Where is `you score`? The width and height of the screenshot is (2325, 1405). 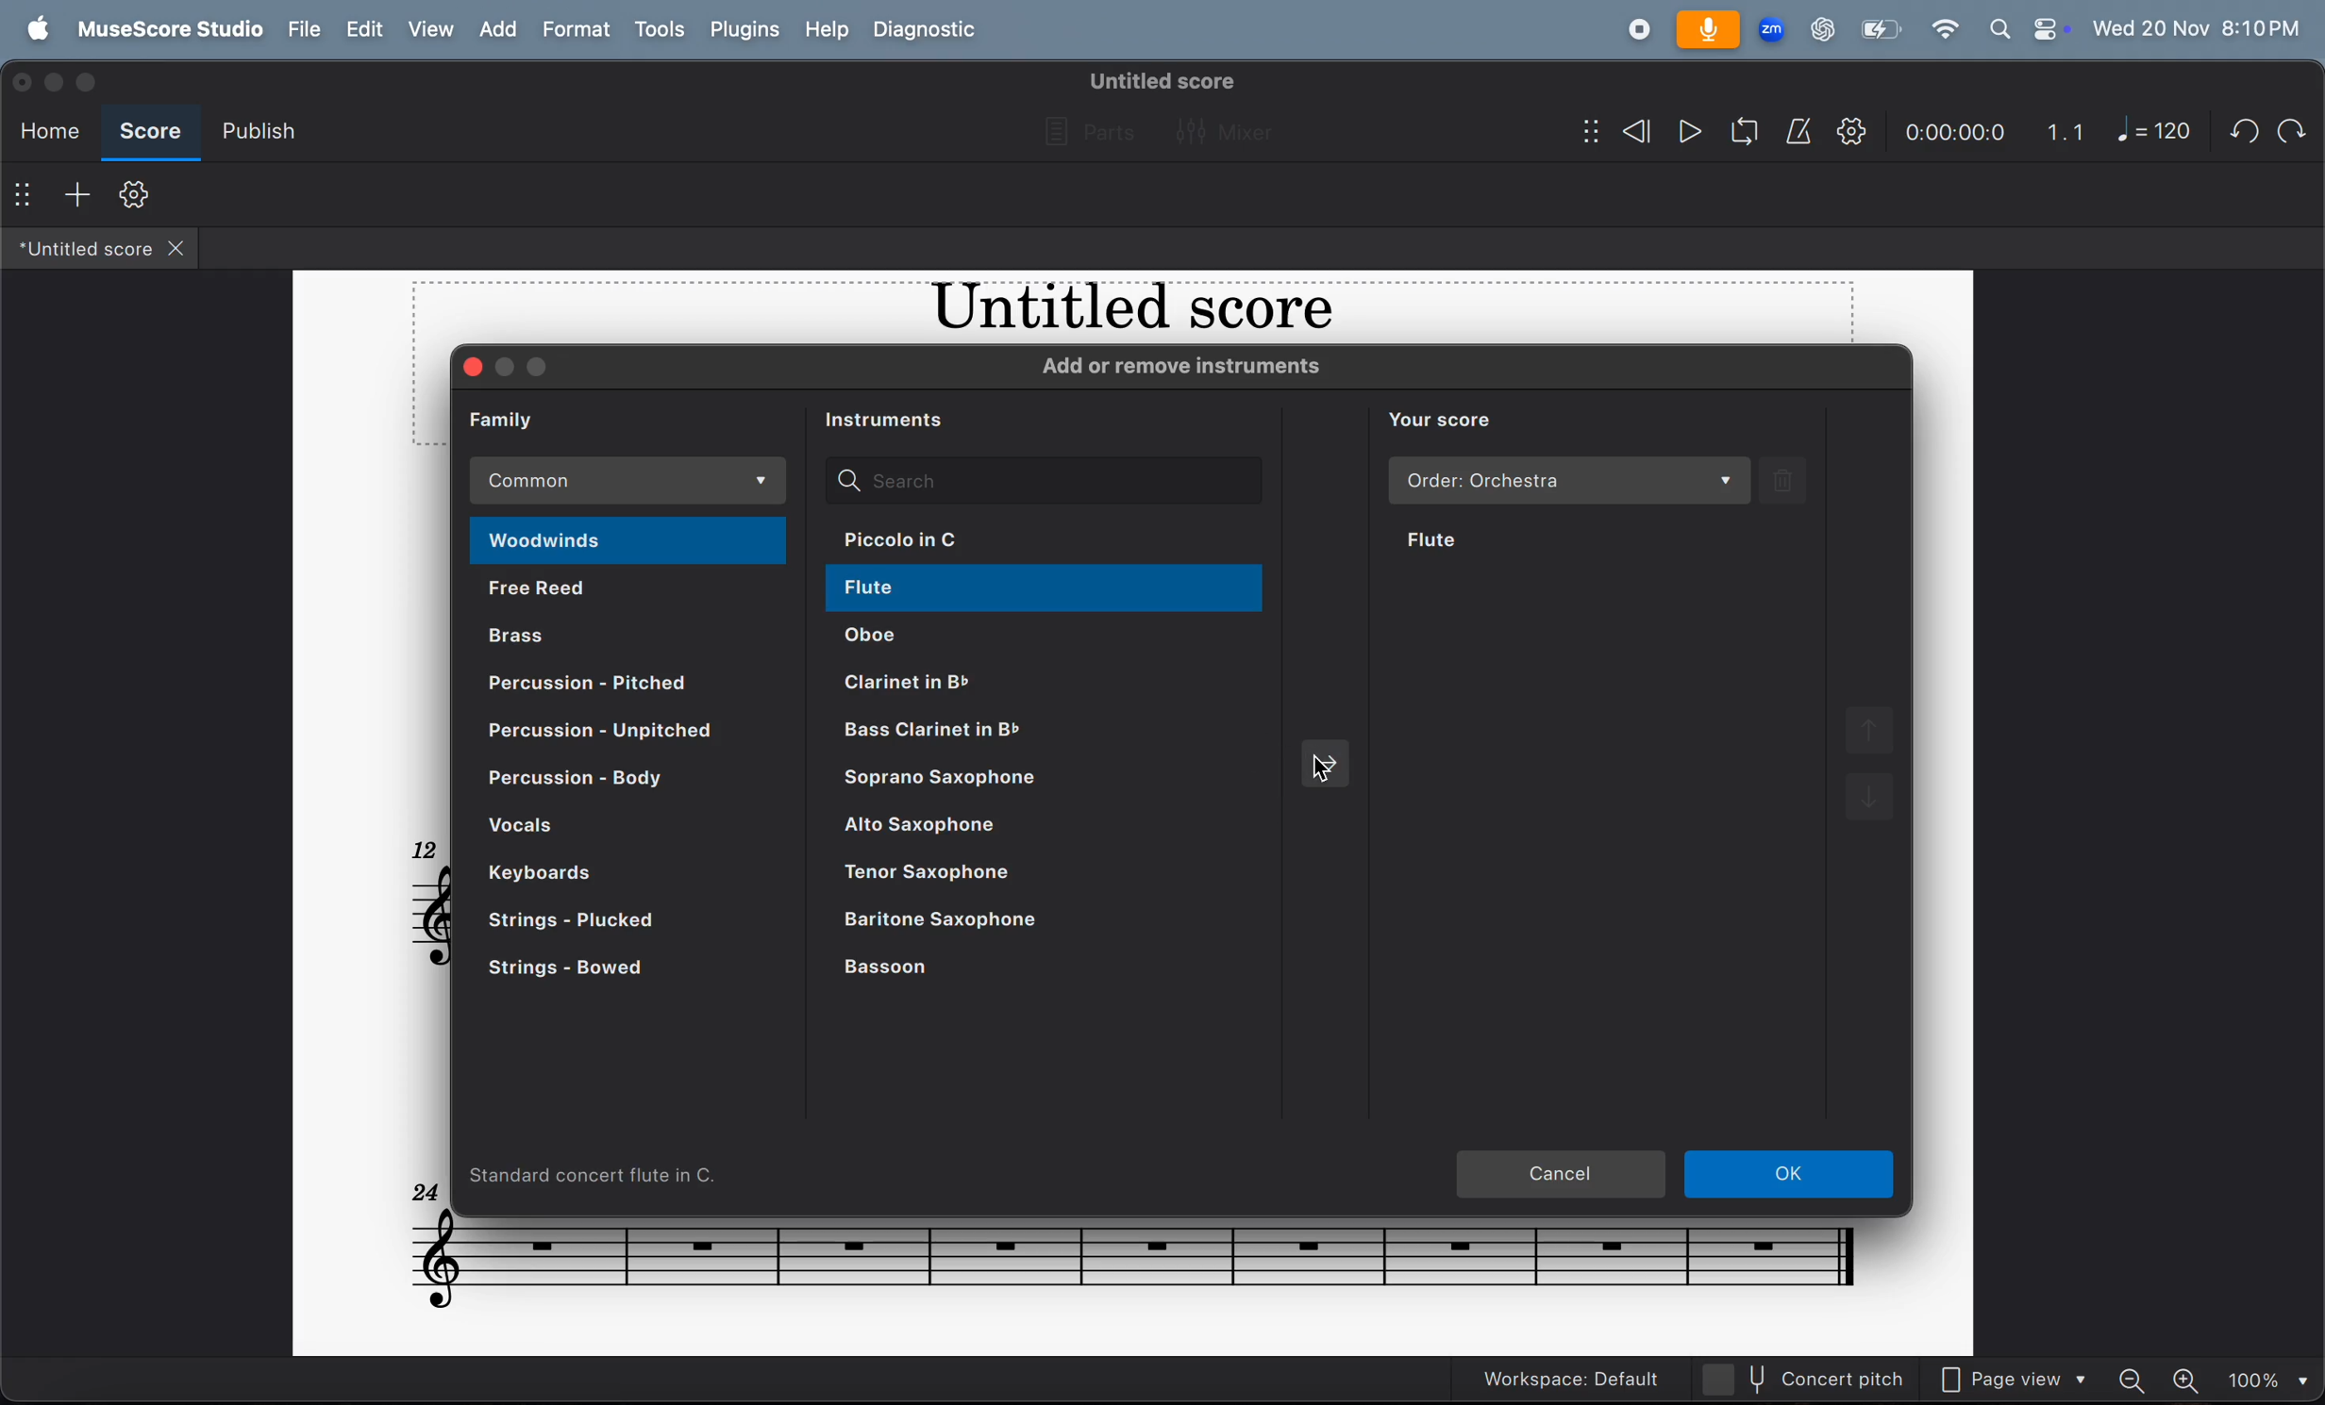 you score is located at coordinates (1455, 420).